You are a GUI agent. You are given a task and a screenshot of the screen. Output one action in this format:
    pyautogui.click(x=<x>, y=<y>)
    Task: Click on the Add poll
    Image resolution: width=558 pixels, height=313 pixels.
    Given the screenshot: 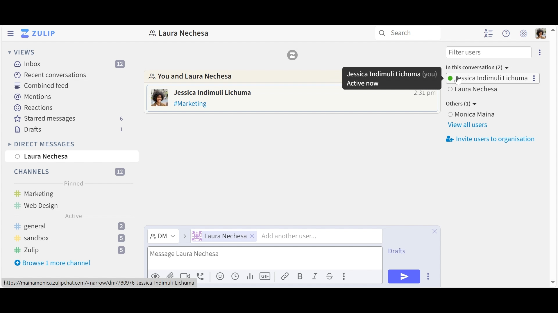 What is the action you would take?
    pyautogui.click(x=251, y=277)
    